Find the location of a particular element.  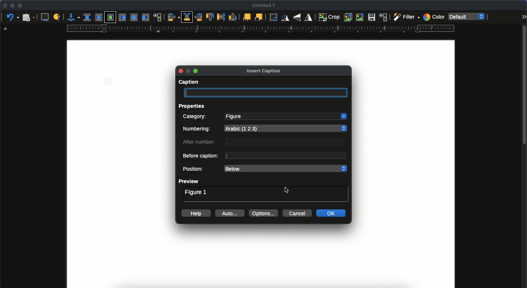

guide is located at coordinates (261, 29).